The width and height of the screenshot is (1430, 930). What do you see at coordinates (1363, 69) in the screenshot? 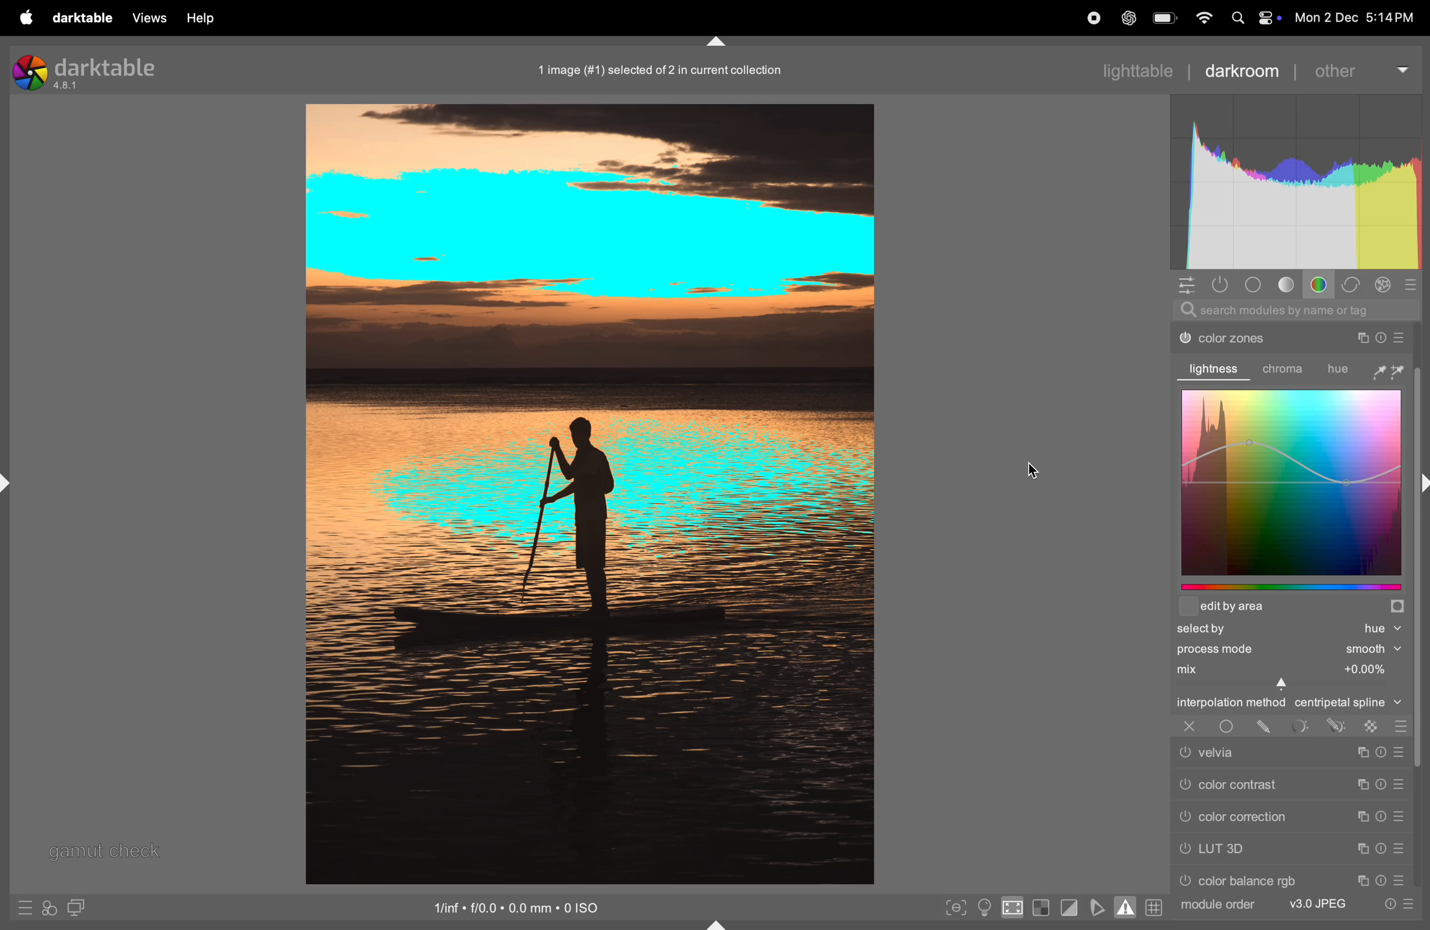
I see `other` at bounding box center [1363, 69].